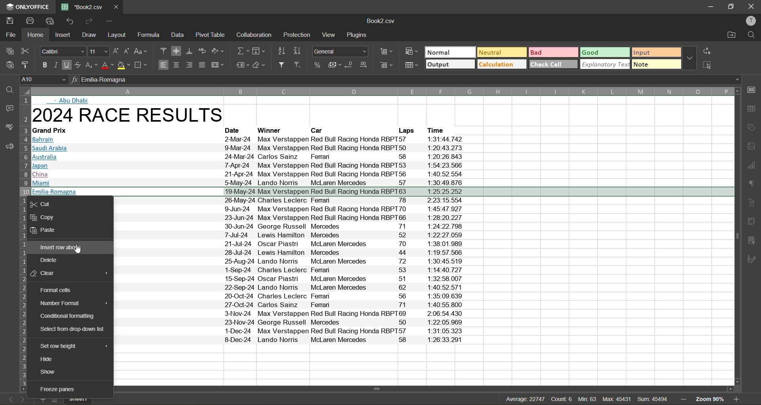 This screenshot has height=405, width=761. I want to click on  7-Jul-24 | ewis Hamilton Mercedes 52 1-22-27 059, so click(289, 236).